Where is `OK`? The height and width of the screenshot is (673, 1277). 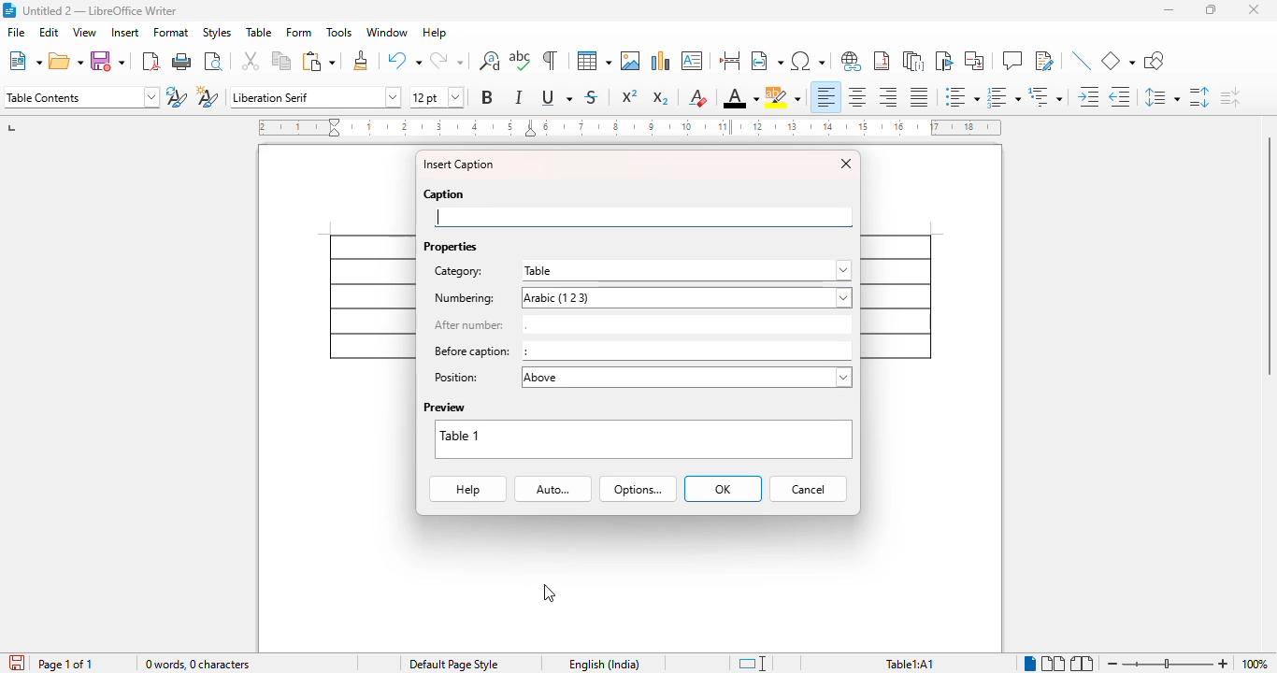
OK is located at coordinates (723, 489).